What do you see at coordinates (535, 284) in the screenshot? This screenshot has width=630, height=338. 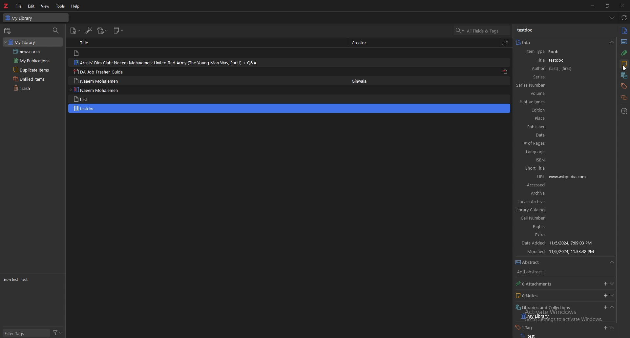 I see `0 attachments` at bounding box center [535, 284].